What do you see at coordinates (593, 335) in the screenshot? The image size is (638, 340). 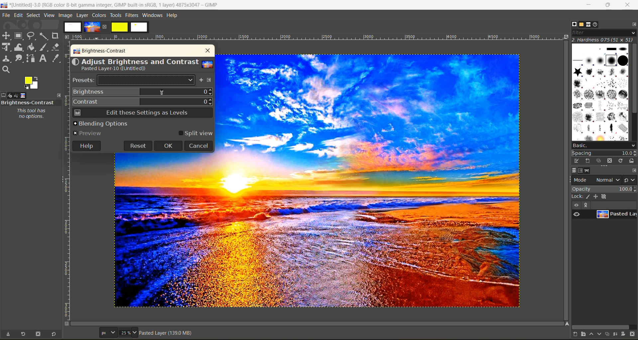 I see `raise this layer` at bounding box center [593, 335].